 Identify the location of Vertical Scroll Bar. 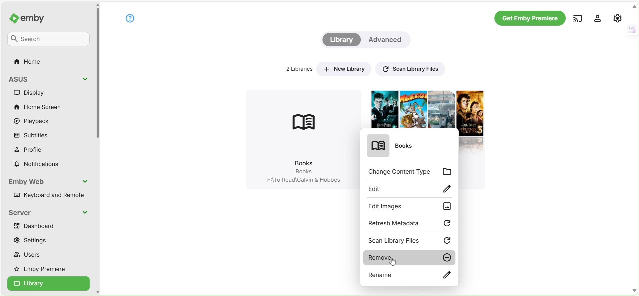
(98, 75).